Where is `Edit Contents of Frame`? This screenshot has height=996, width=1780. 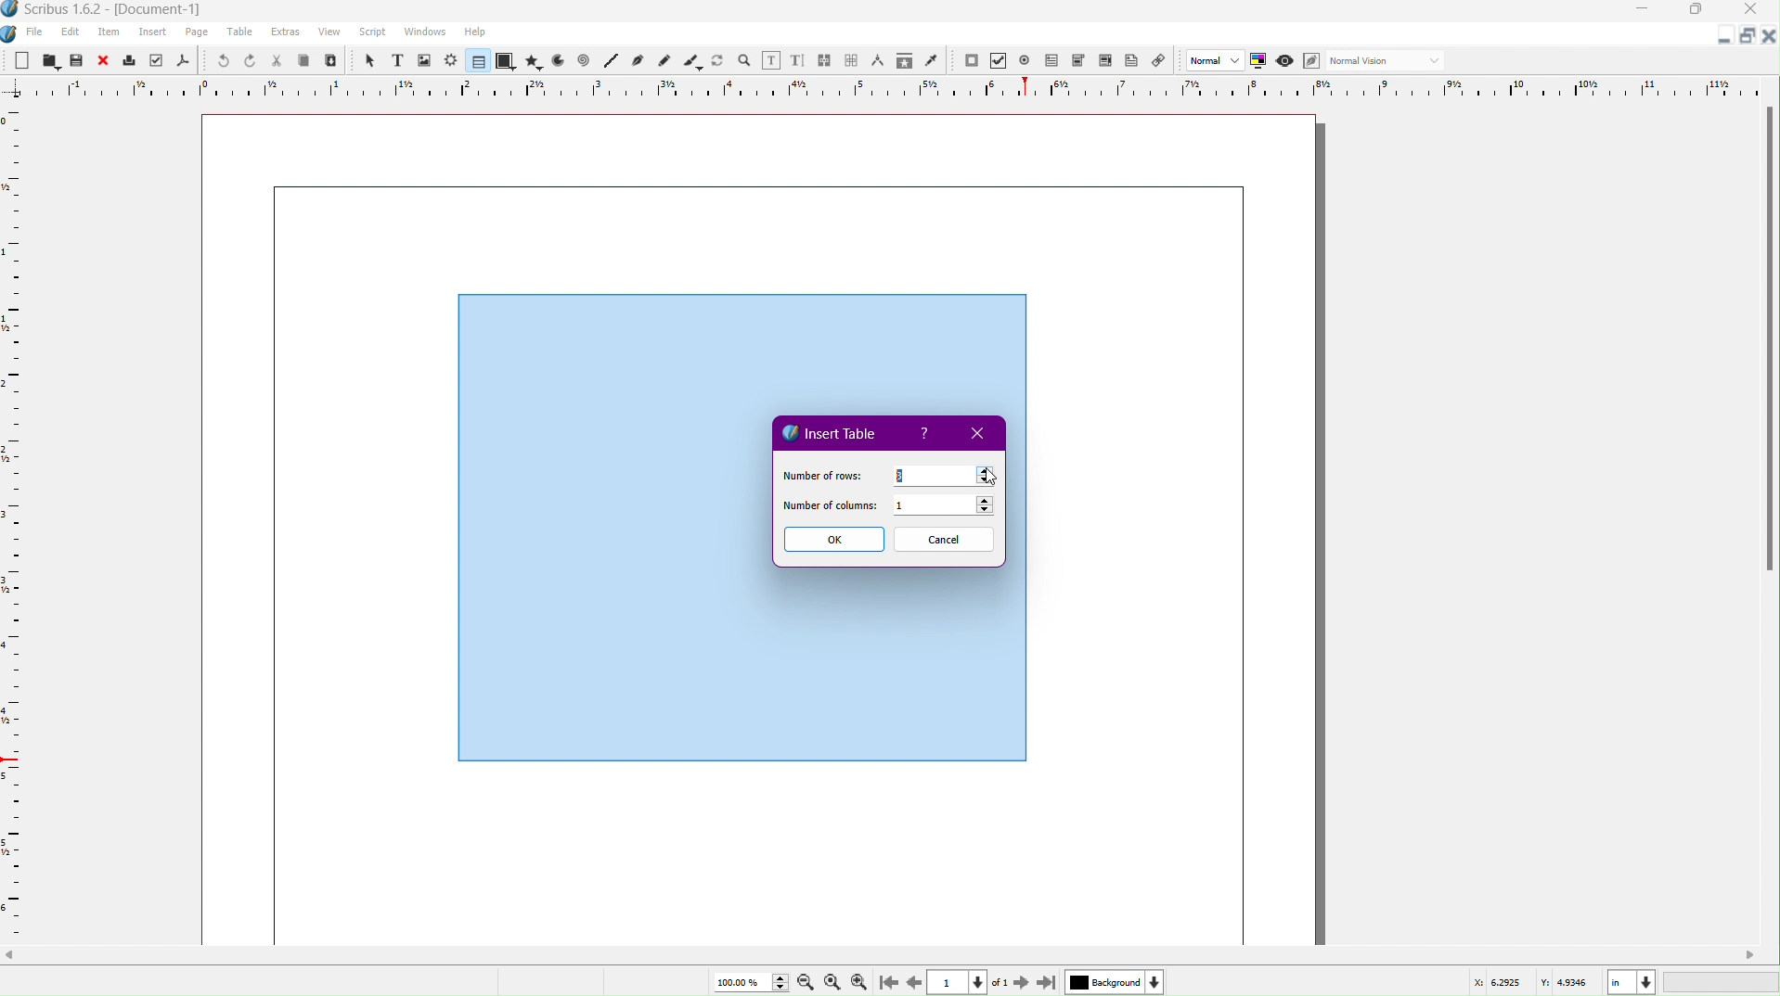
Edit Contents of Frame is located at coordinates (772, 59).